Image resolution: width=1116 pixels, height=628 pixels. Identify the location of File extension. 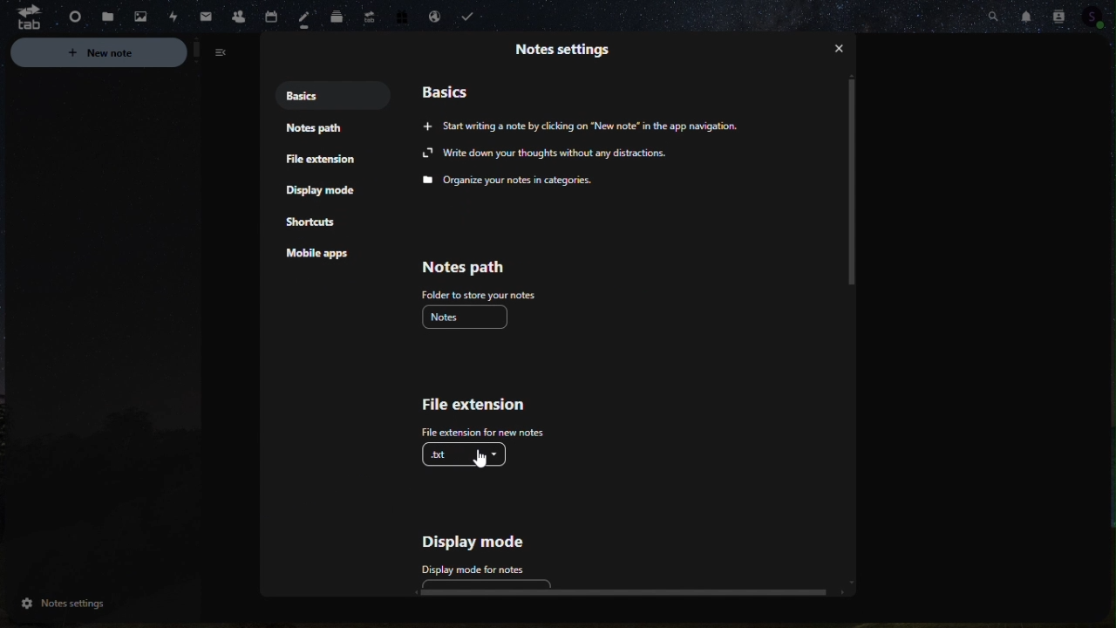
(480, 418).